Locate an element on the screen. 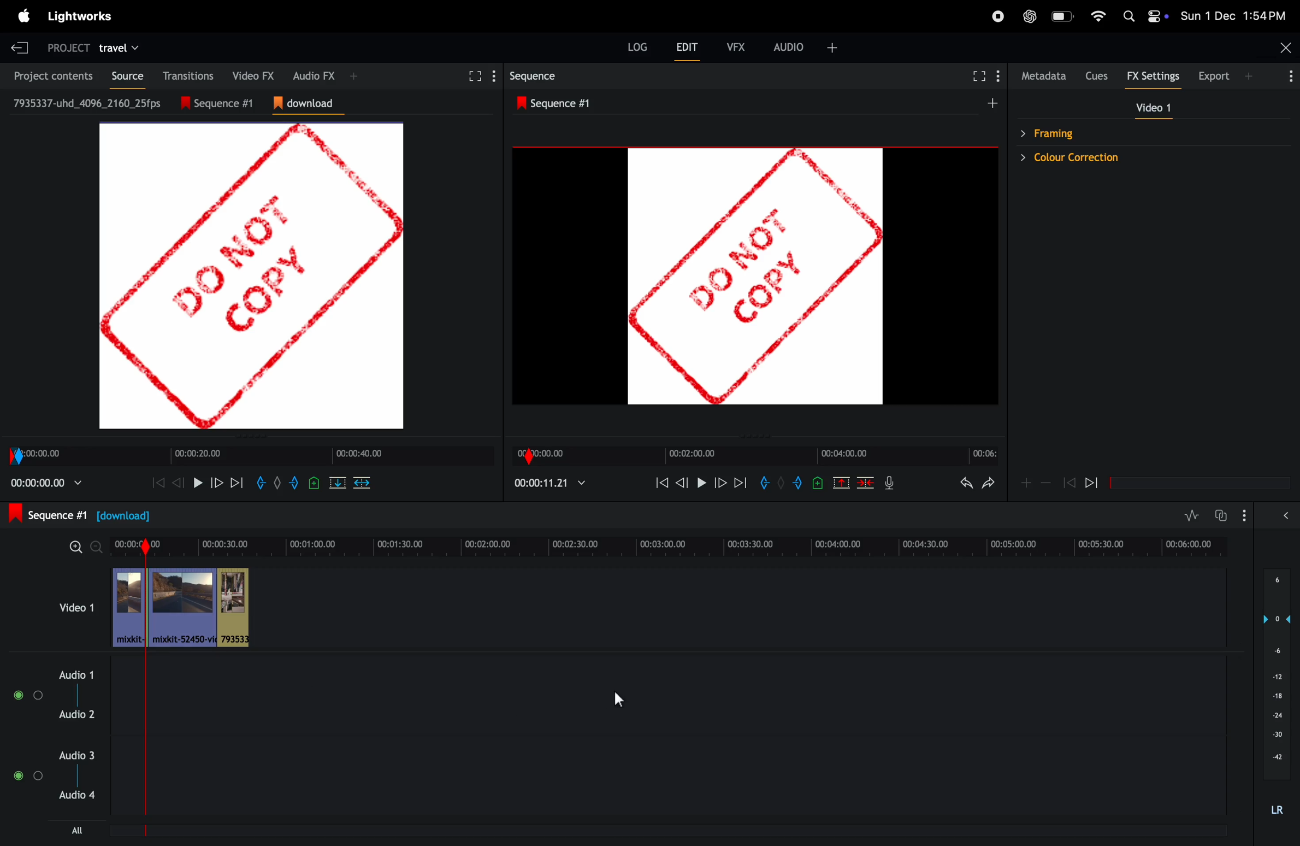  time frame is located at coordinates (755, 456).